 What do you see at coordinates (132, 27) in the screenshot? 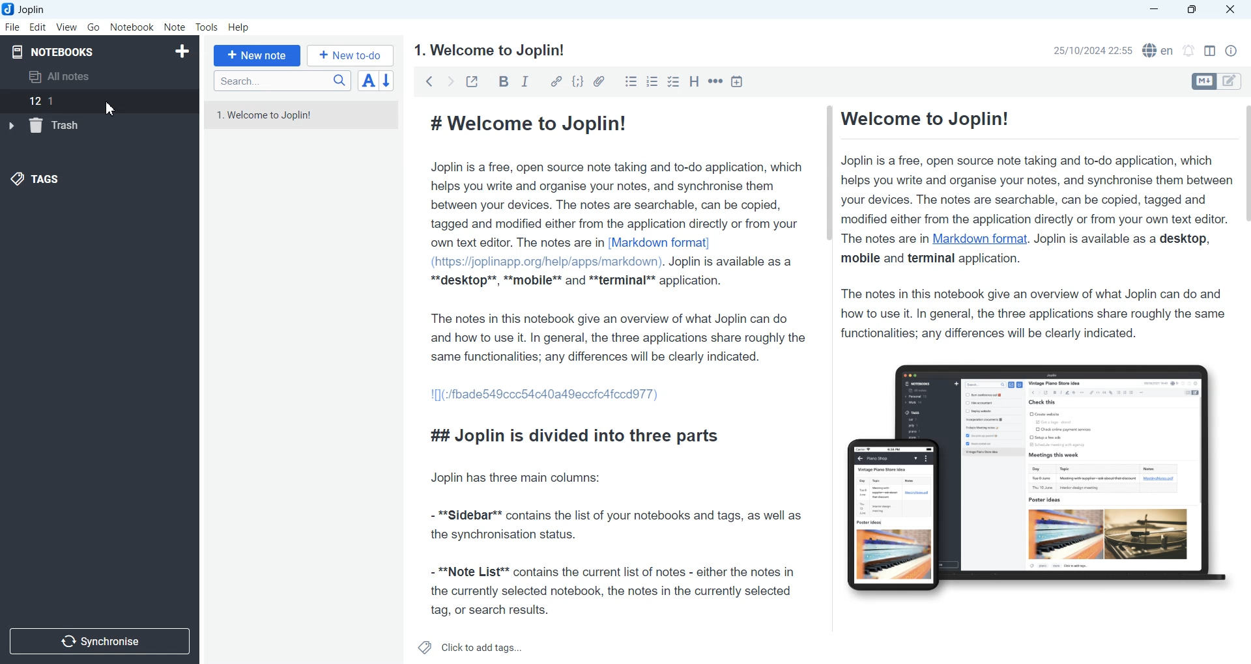
I see `Notebook` at bounding box center [132, 27].